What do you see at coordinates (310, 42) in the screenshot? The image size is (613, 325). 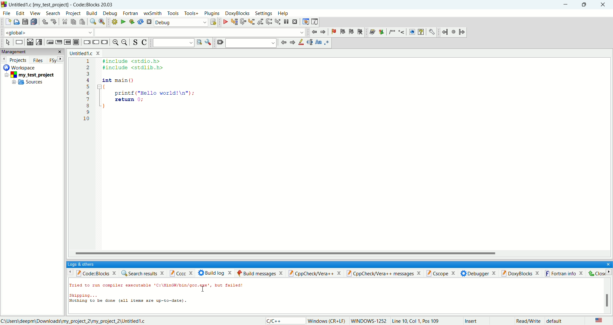 I see `selected text` at bounding box center [310, 42].